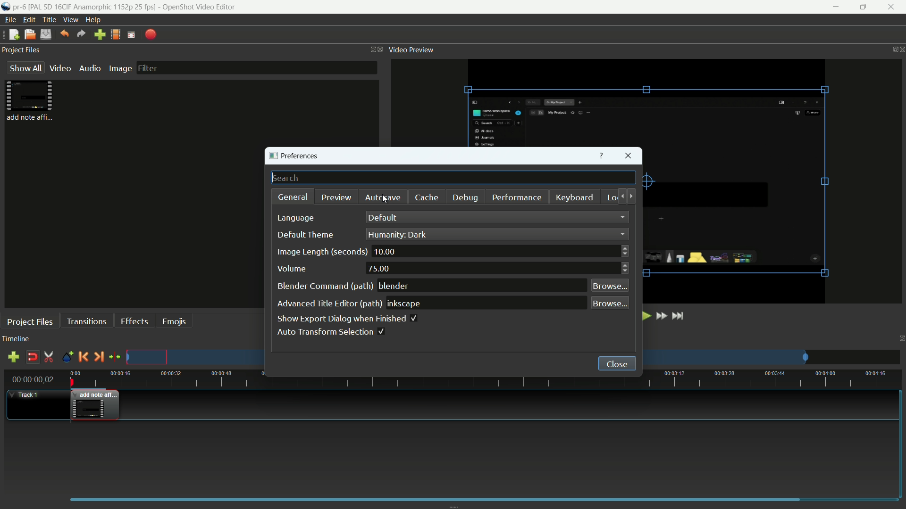 This screenshot has height=509, width=906. Describe the element at coordinates (892, 49) in the screenshot. I see `change layout` at that location.